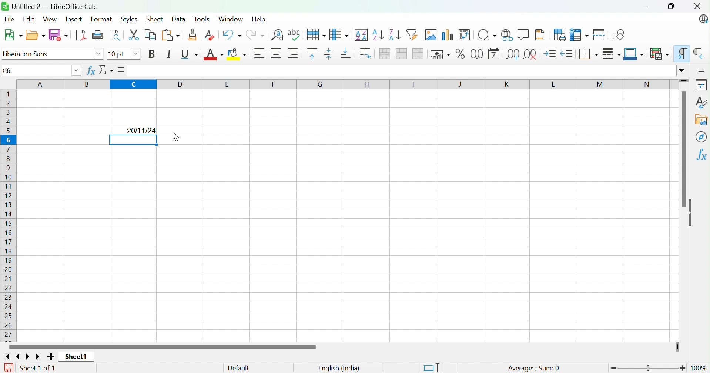 This screenshot has height=373, width=710. What do you see at coordinates (259, 19) in the screenshot?
I see `Help` at bounding box center [259, 19].